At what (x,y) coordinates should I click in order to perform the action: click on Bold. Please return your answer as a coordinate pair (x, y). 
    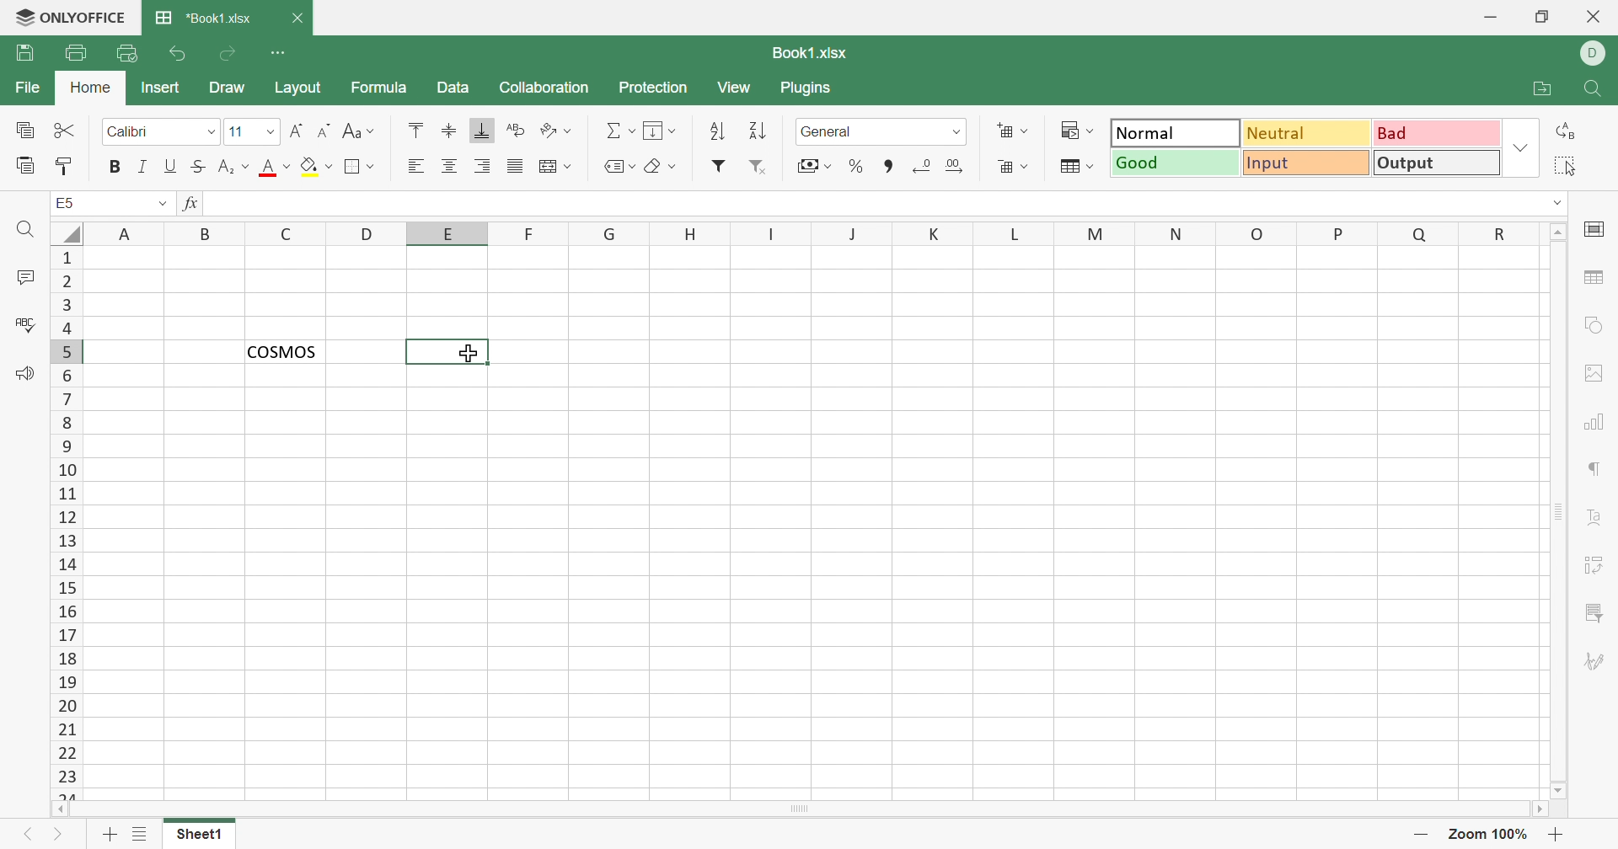
    Looking at the image, I should click on (114, 167).